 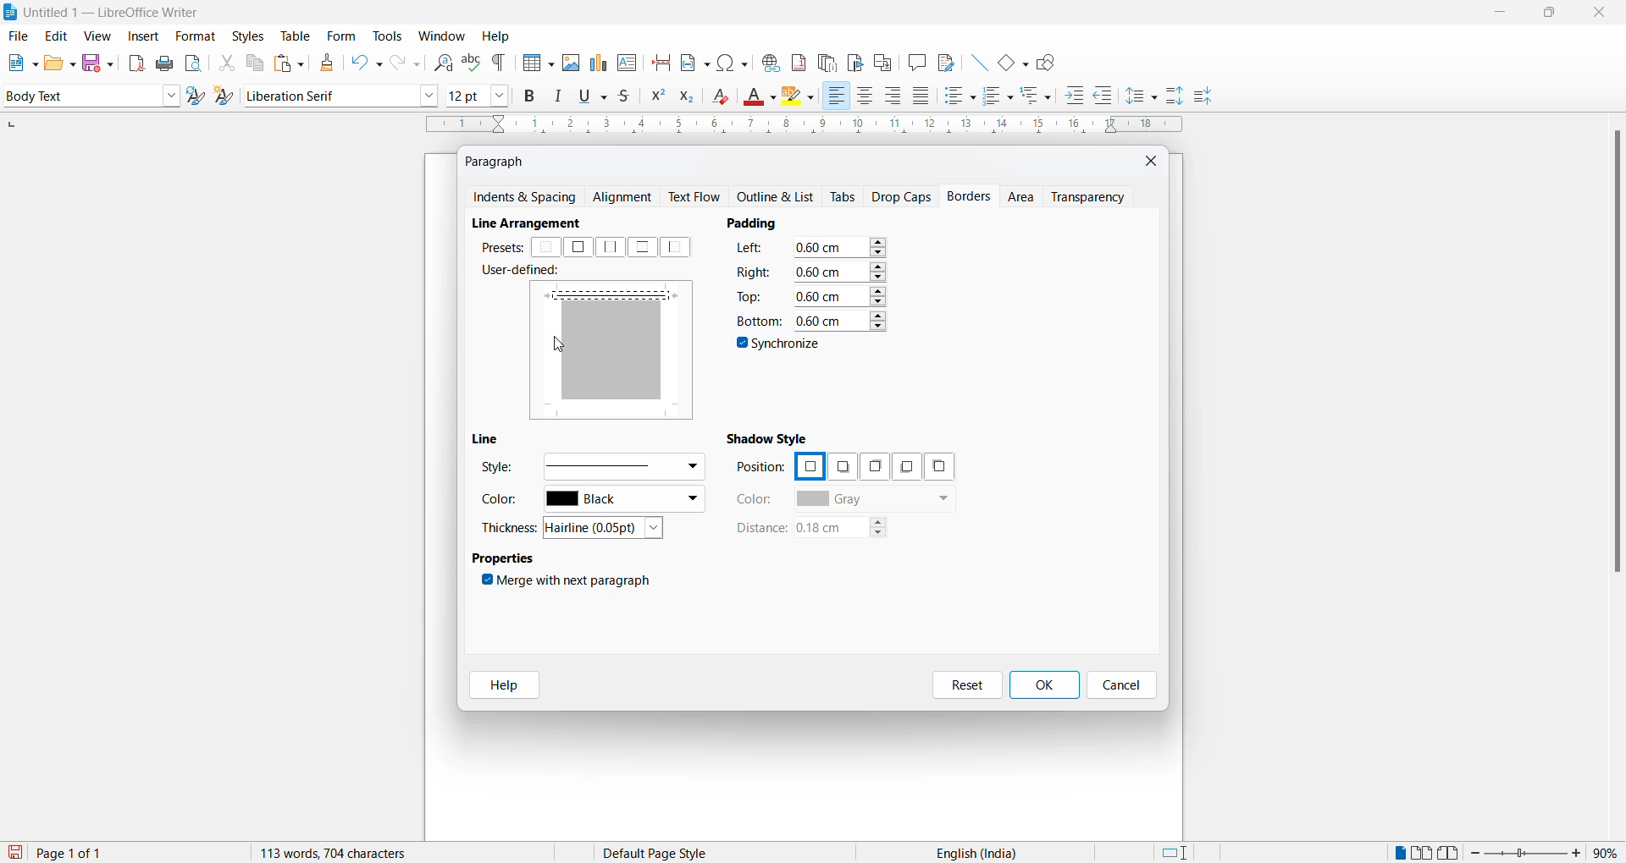 What do you see at coordinates (578, 247) in the screenshot?
I see `all sides` at bounding box center [578, 247].